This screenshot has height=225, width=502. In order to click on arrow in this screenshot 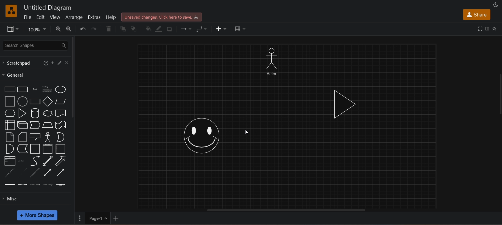, I will do `click(61, 161)`.